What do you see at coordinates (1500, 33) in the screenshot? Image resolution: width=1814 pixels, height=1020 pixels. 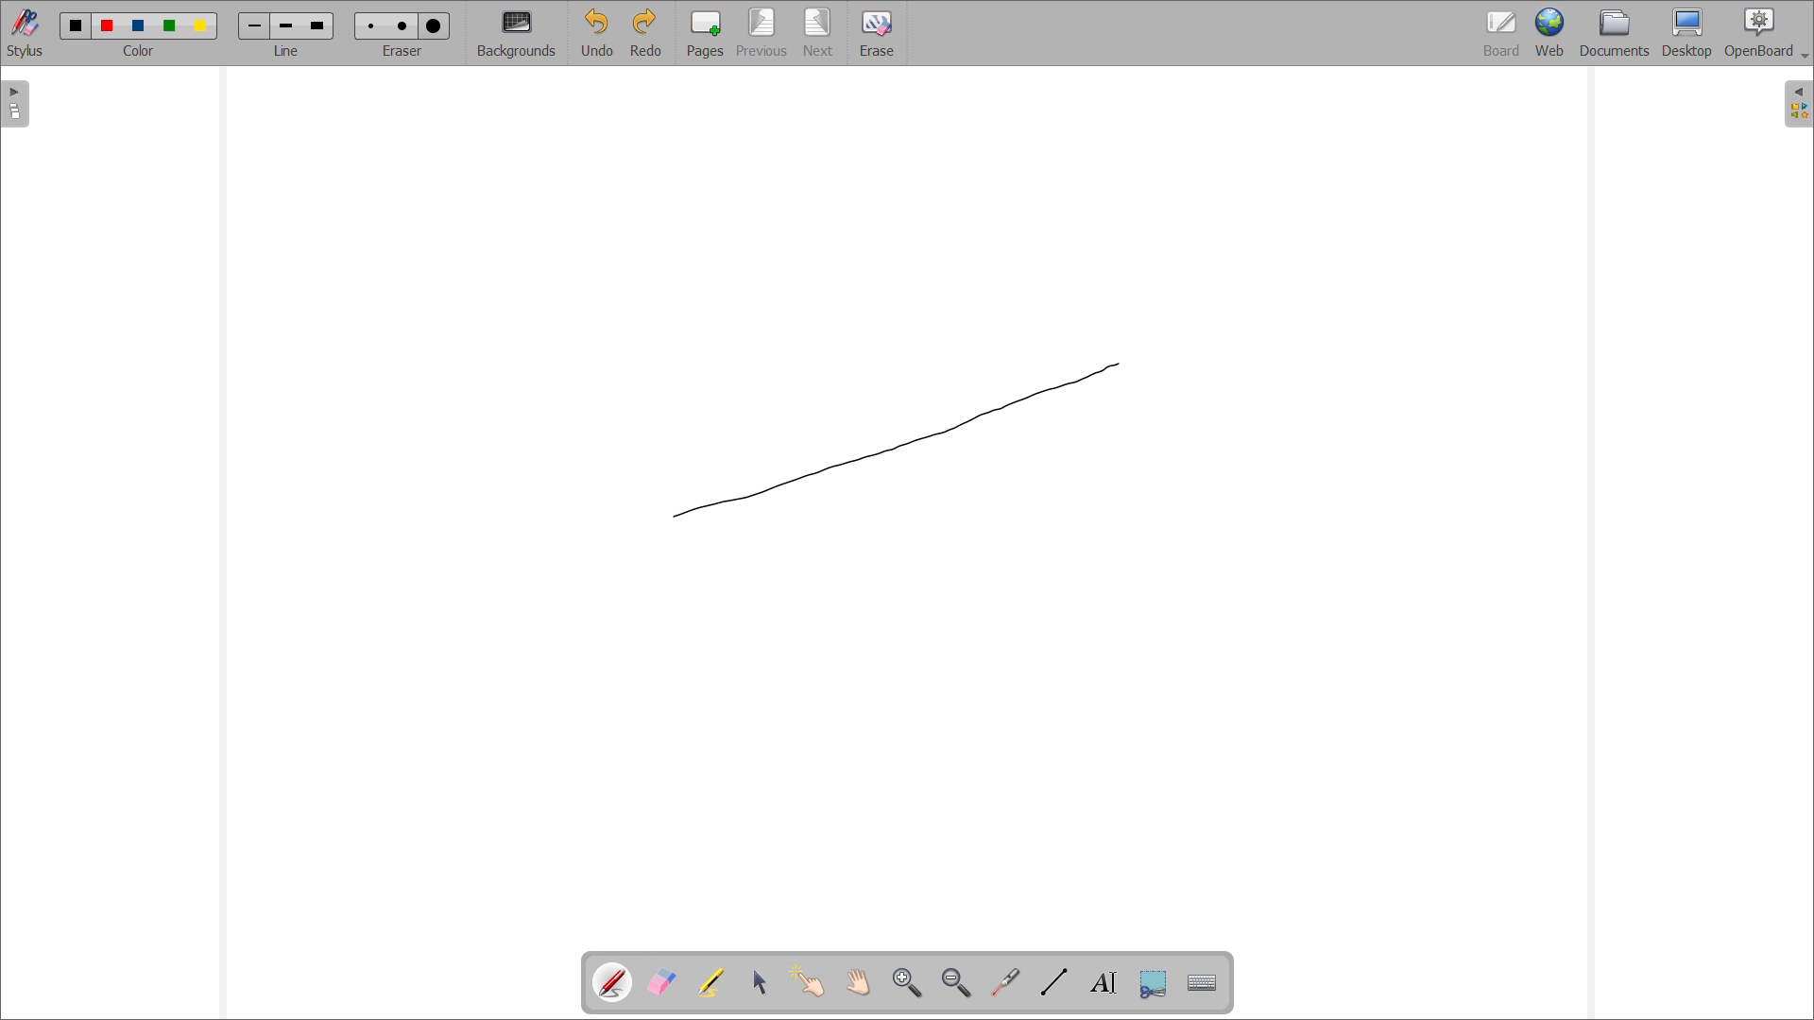 I see `board` at bounding box center [1500, 33].